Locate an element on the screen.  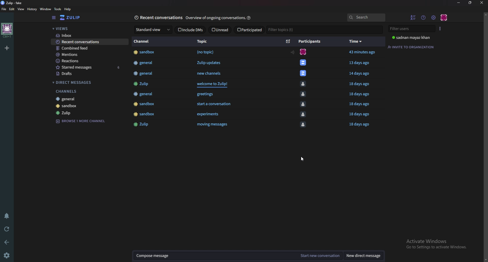
Views is located at coordinates (88, 28).